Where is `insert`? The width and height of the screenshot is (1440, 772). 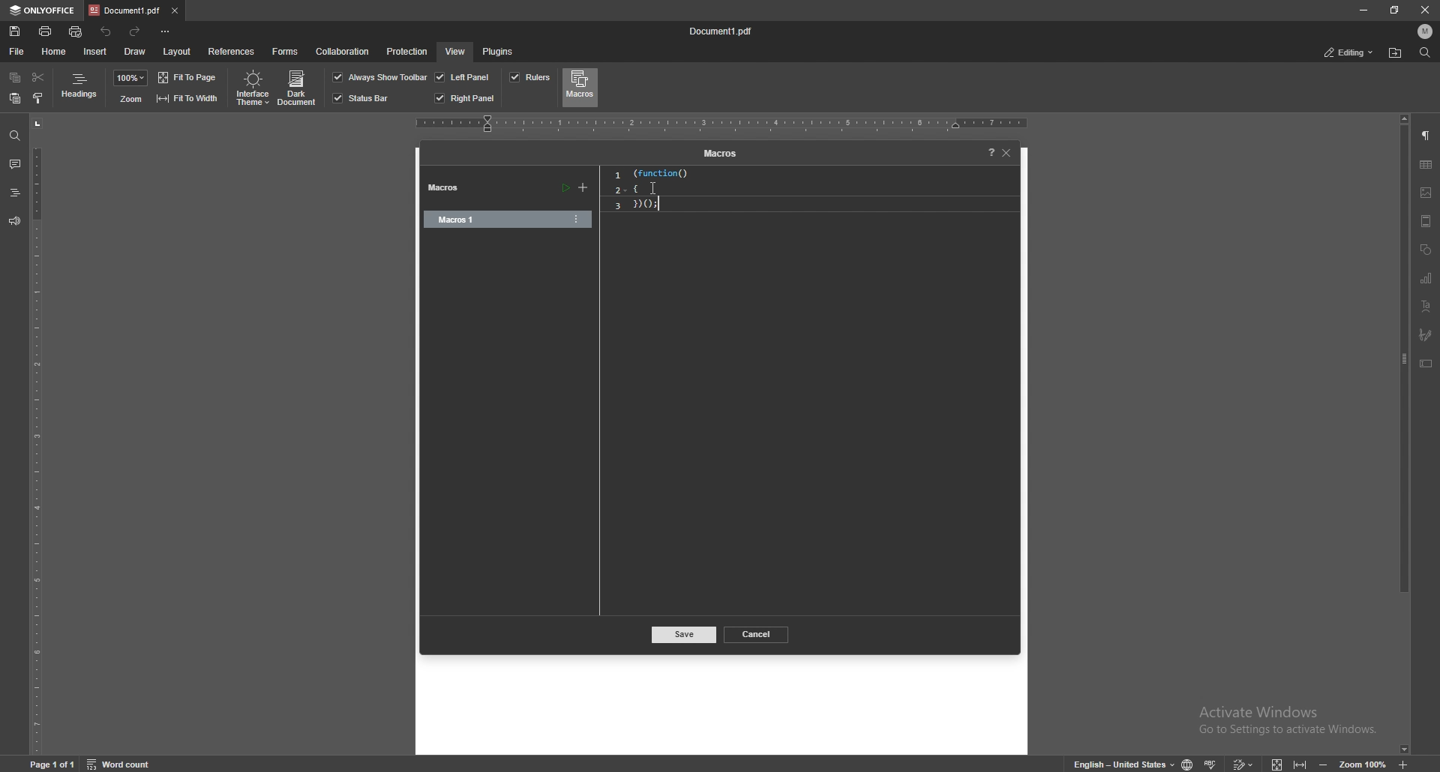 insert is located at coordinates (95, 52).